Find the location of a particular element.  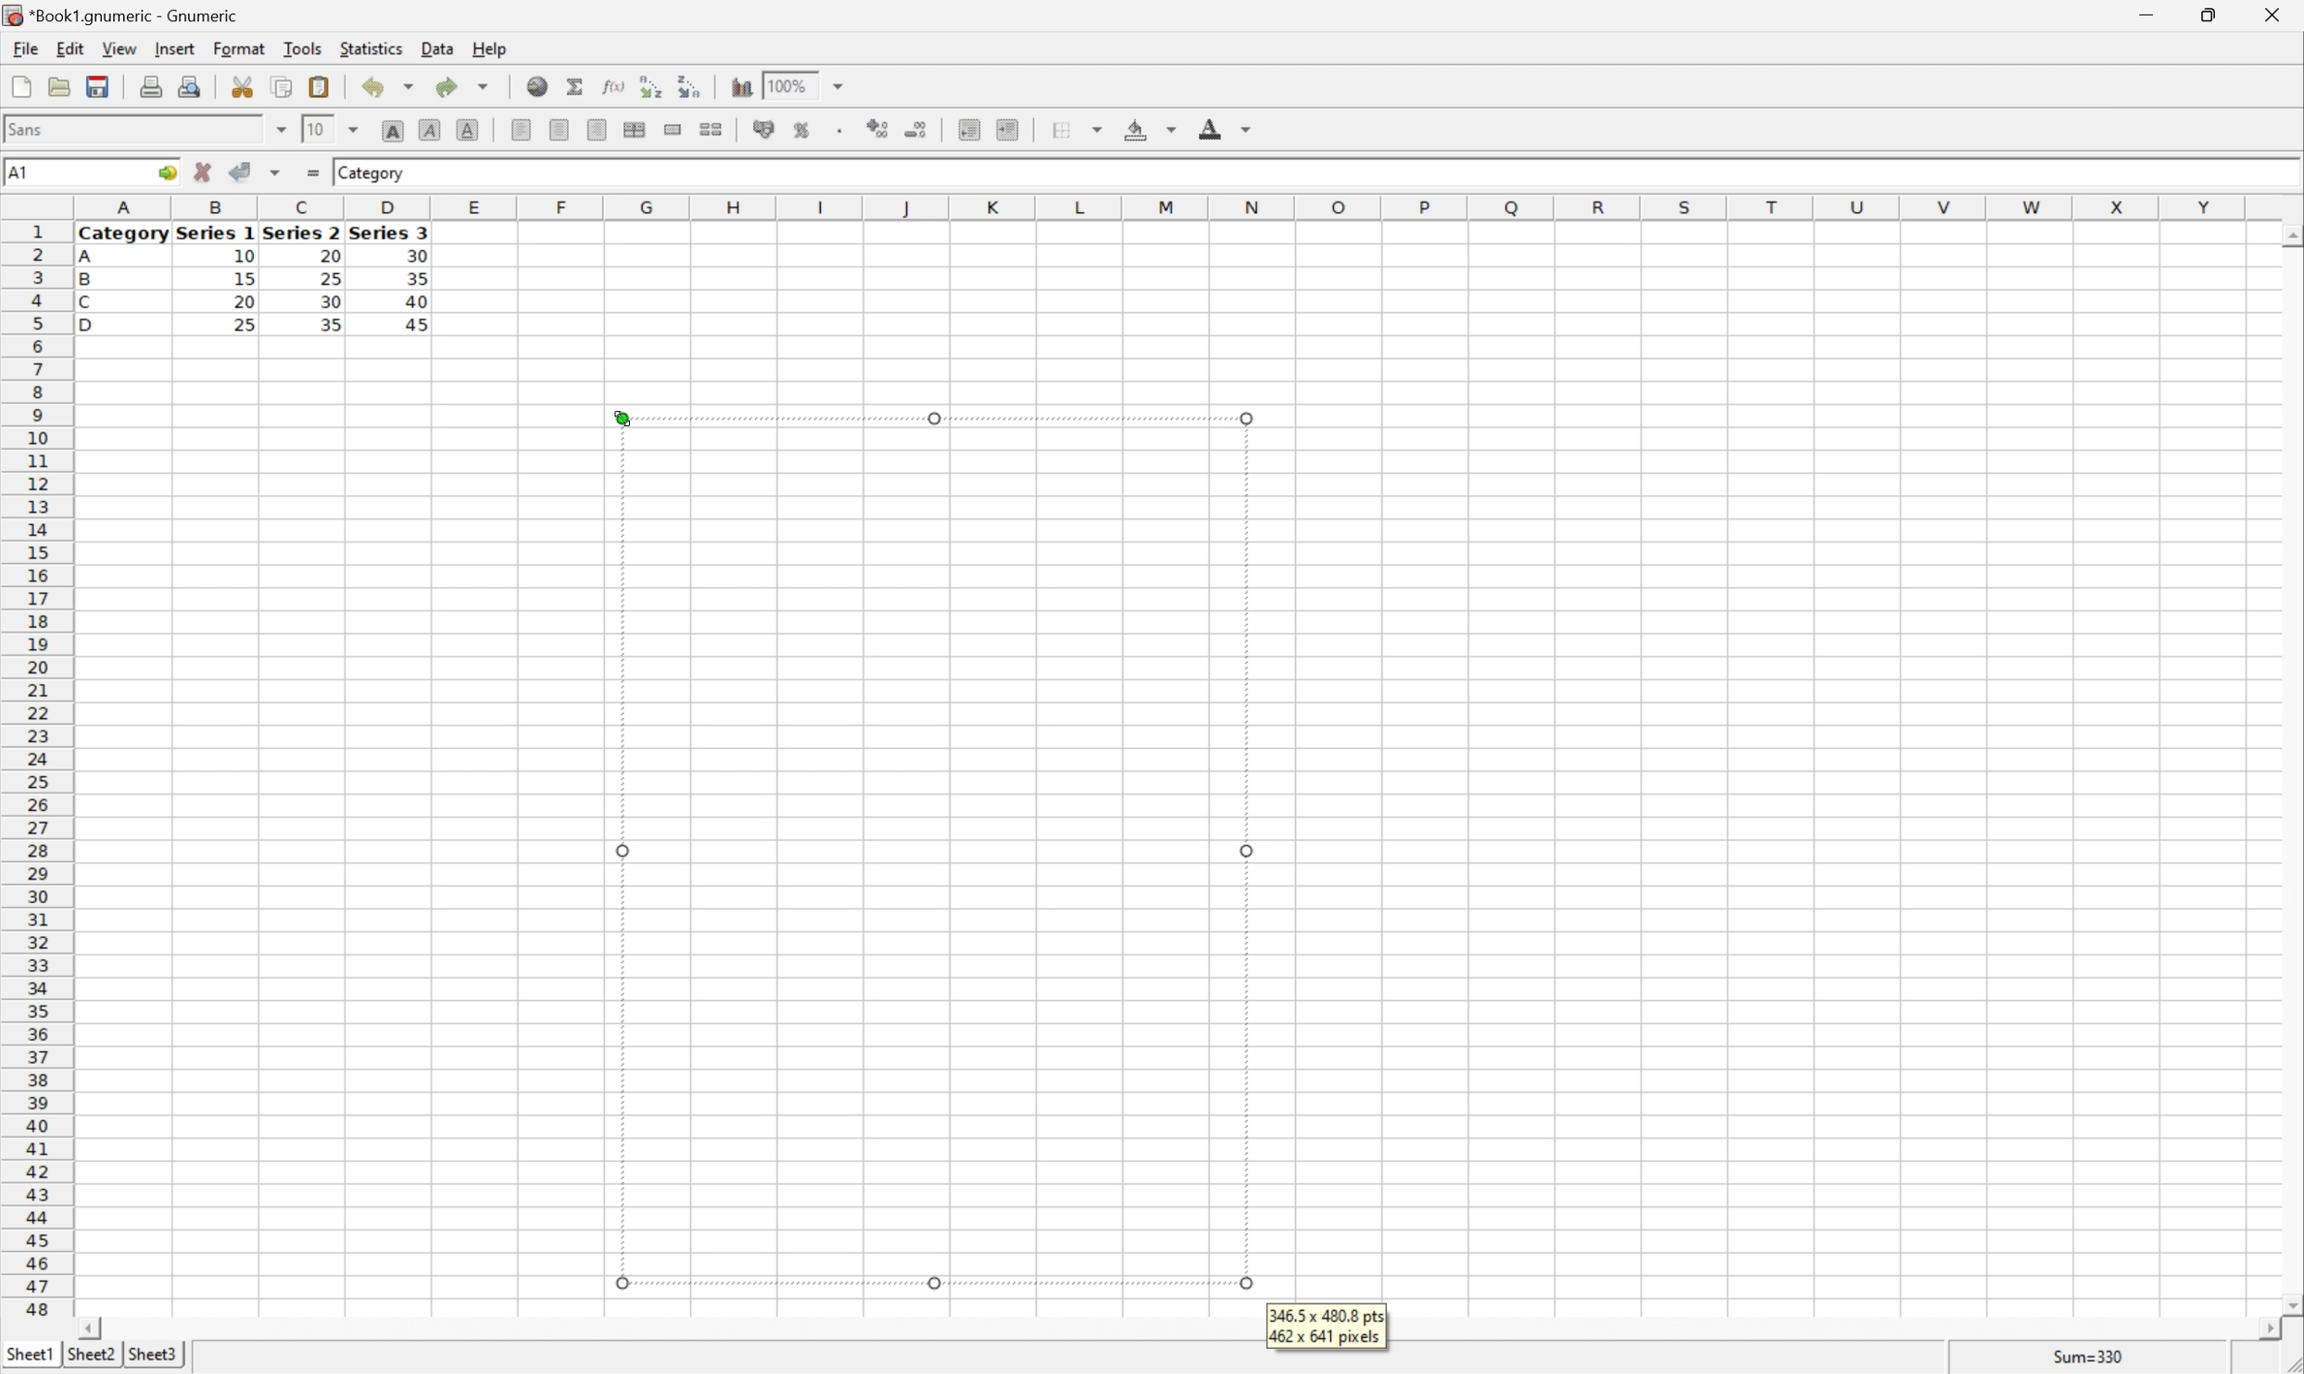

File is located at coordinates (26, 48).